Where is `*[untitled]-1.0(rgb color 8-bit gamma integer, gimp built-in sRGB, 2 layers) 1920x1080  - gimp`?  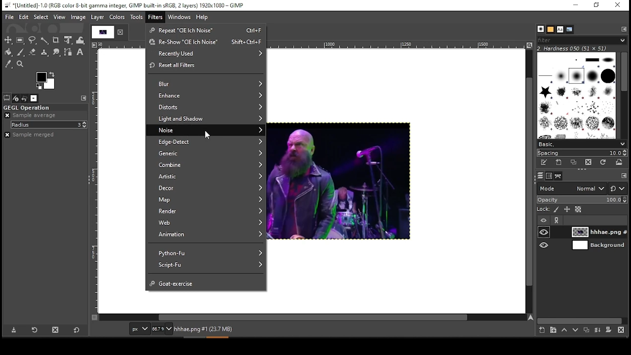 *[untitled]-1.0(rgb color 8-bit gamma integer, gimp built-in sRGB, 2 layers) 1920x1080  - gimp is located at coordinates (125, 5).